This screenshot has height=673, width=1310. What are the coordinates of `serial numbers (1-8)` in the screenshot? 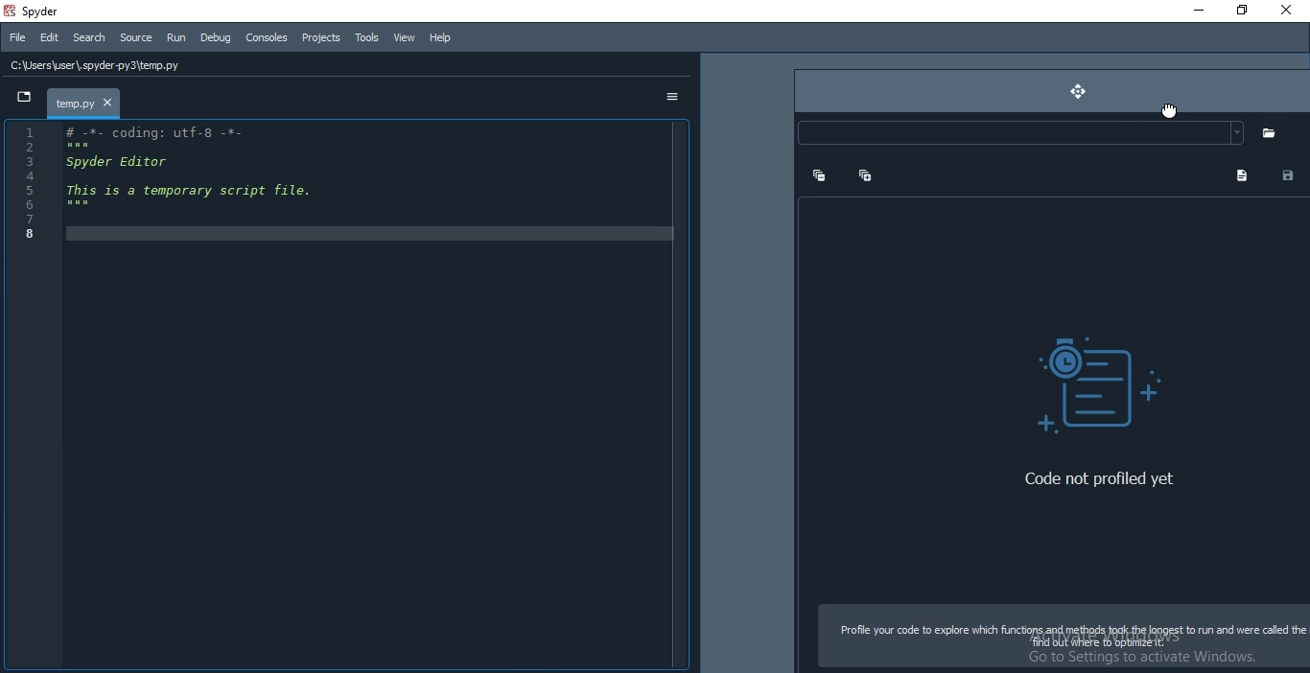 It's located at (27, 195).